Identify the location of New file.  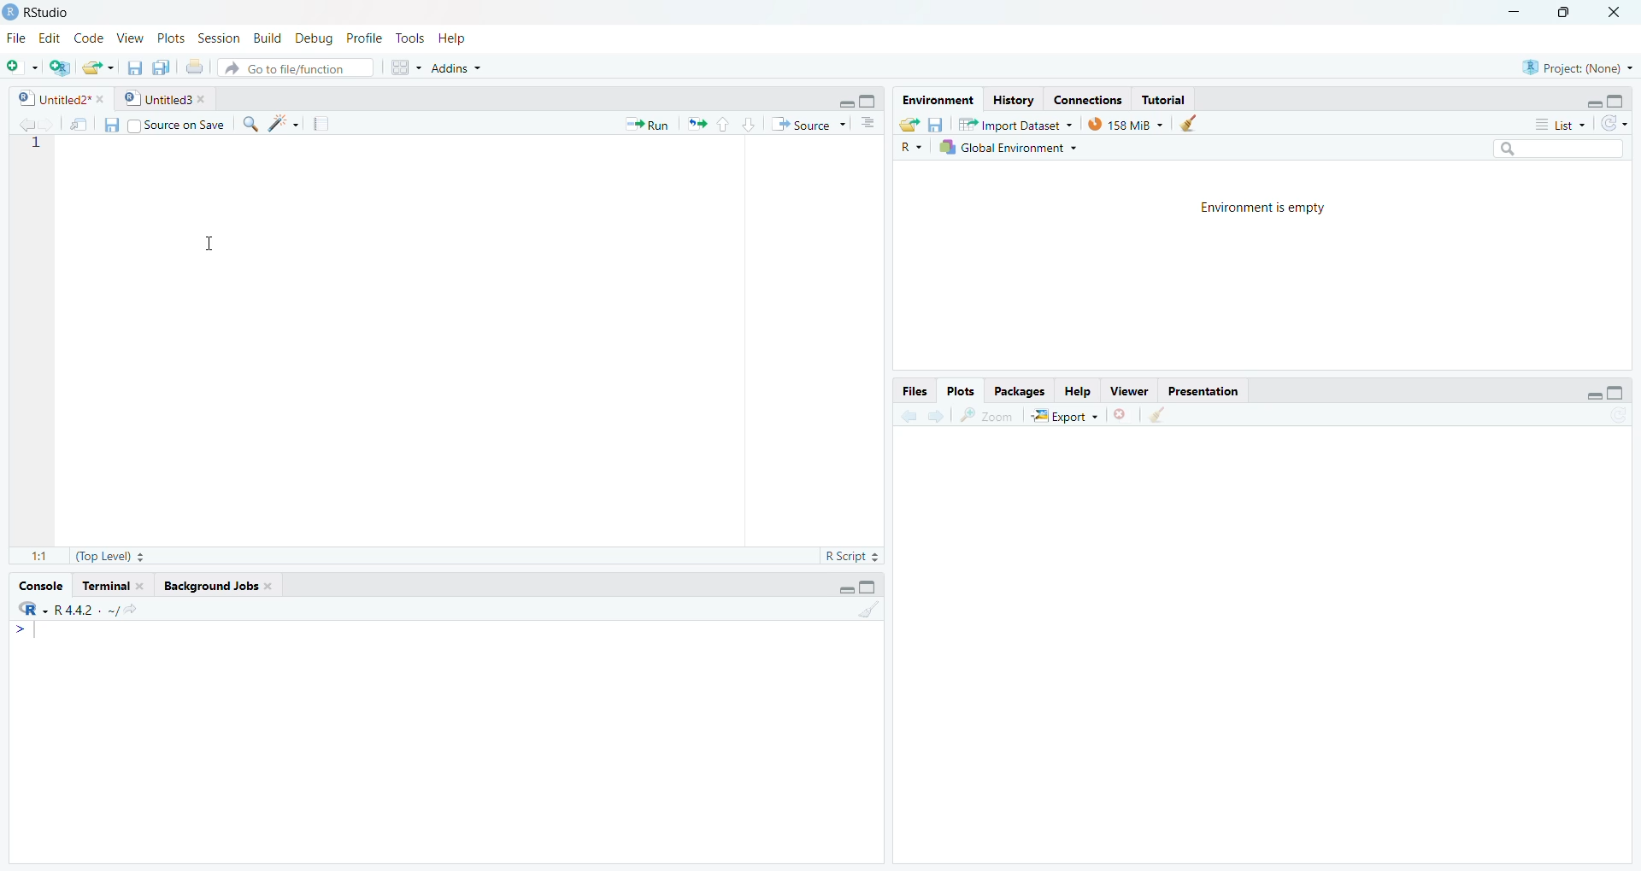
(19, 63).